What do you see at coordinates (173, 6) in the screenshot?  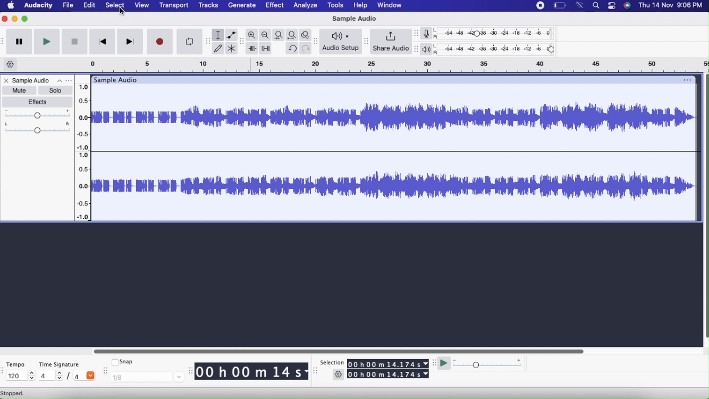 I see `Transport` at bounding box center [173, 6].